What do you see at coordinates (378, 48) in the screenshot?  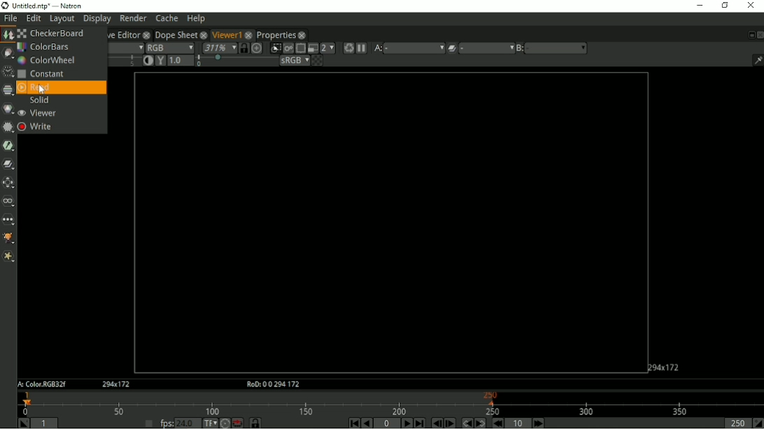 I see `A` at bounding box center [378, 48].